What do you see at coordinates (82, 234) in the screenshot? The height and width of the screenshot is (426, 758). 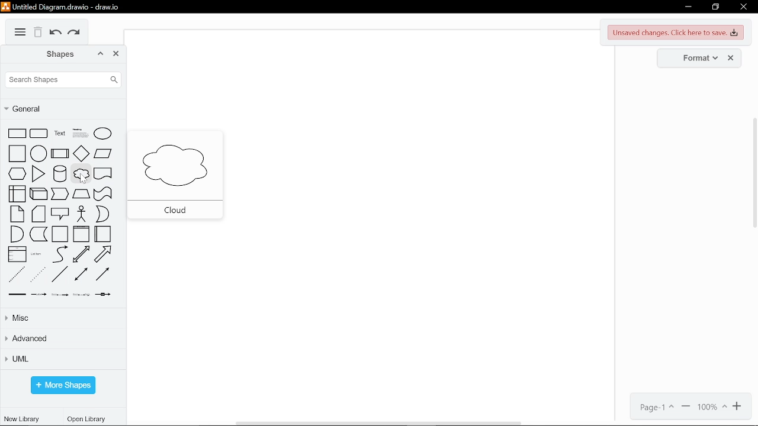 I see `vertical container` at bounding box center [82, 234].